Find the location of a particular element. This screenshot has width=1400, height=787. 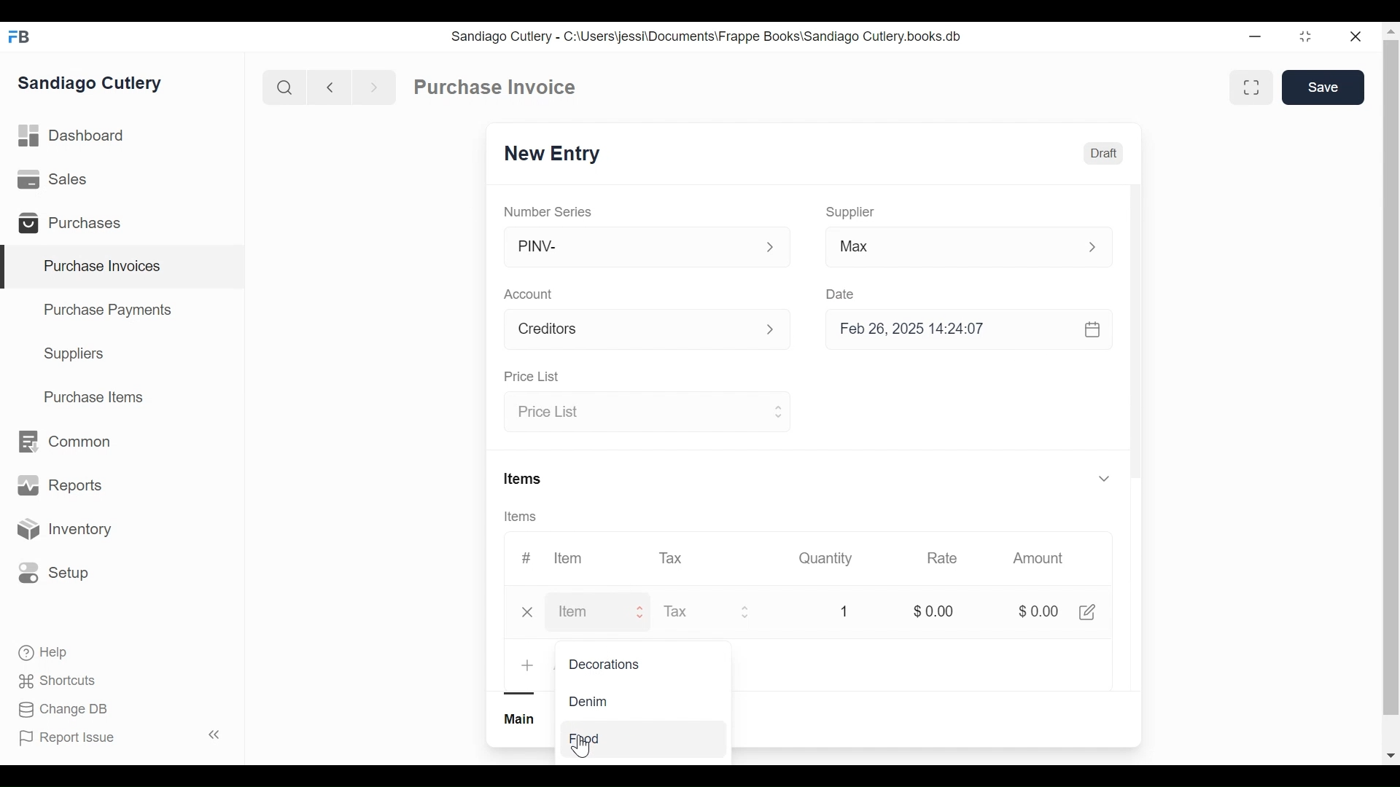

Date is located at coordinates (846, 294).